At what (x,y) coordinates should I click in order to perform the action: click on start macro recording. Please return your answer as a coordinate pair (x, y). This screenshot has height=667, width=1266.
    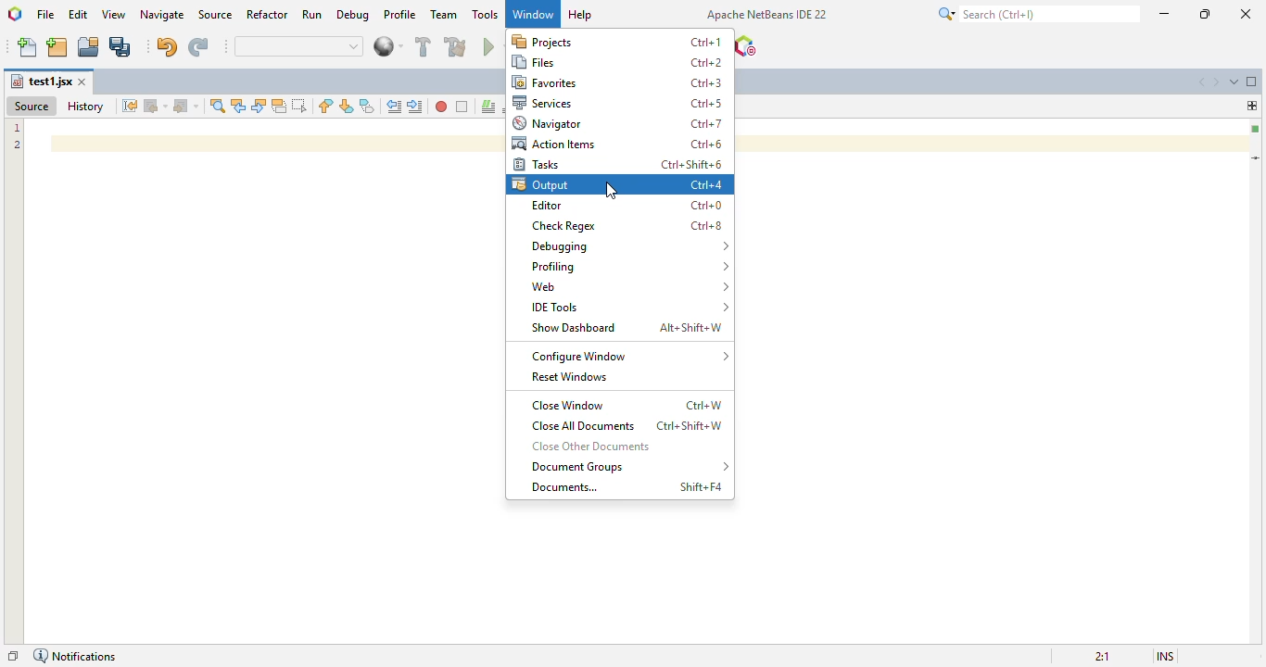
    Looking at the image, I should click on (441, 107).